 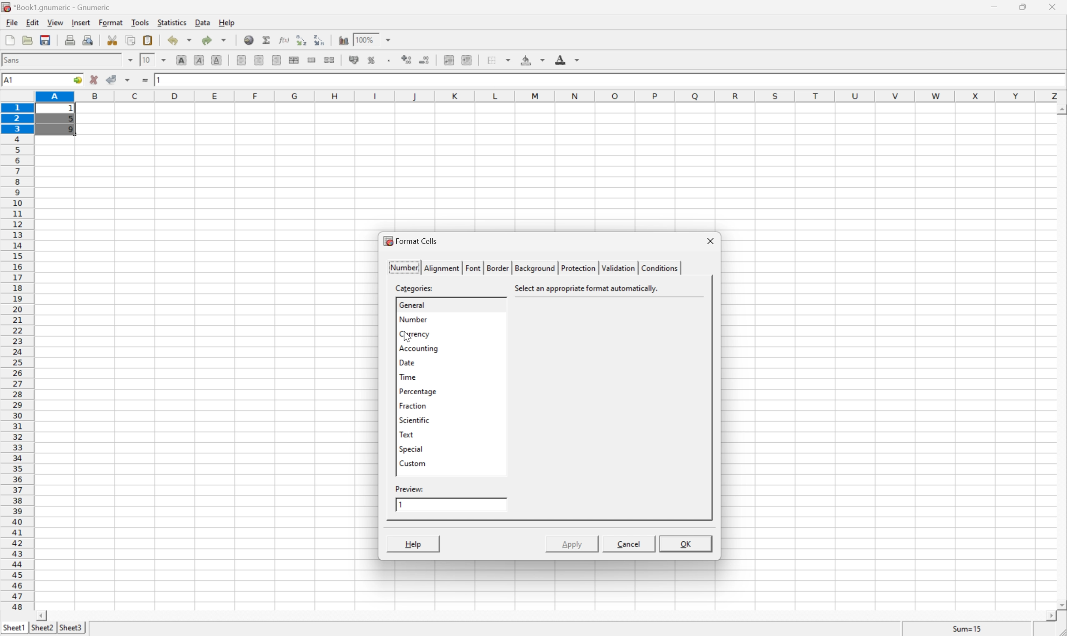 I want to click on tools, so click(x=141, y=22).